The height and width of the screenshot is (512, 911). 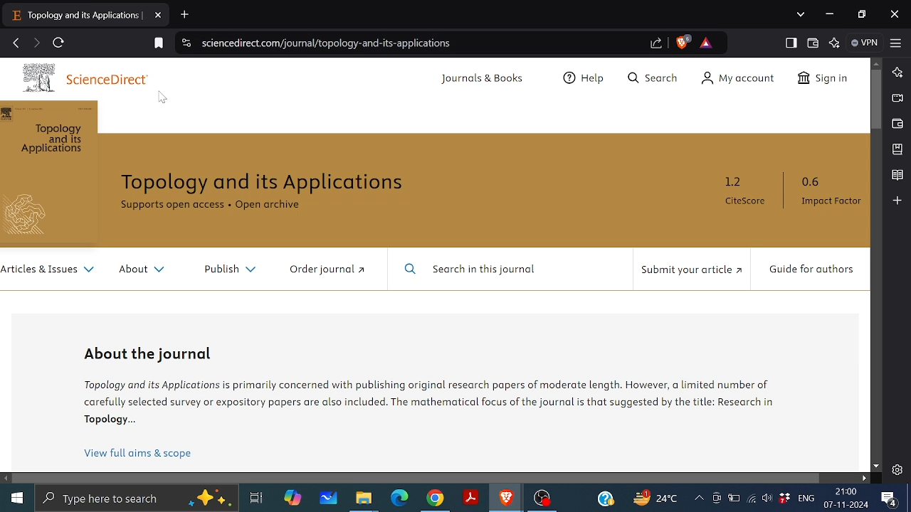 What do you see at coordinates (875, 100) in the screenshot?
I see `Vertical scrollbar` at bounding box center [875, 100].